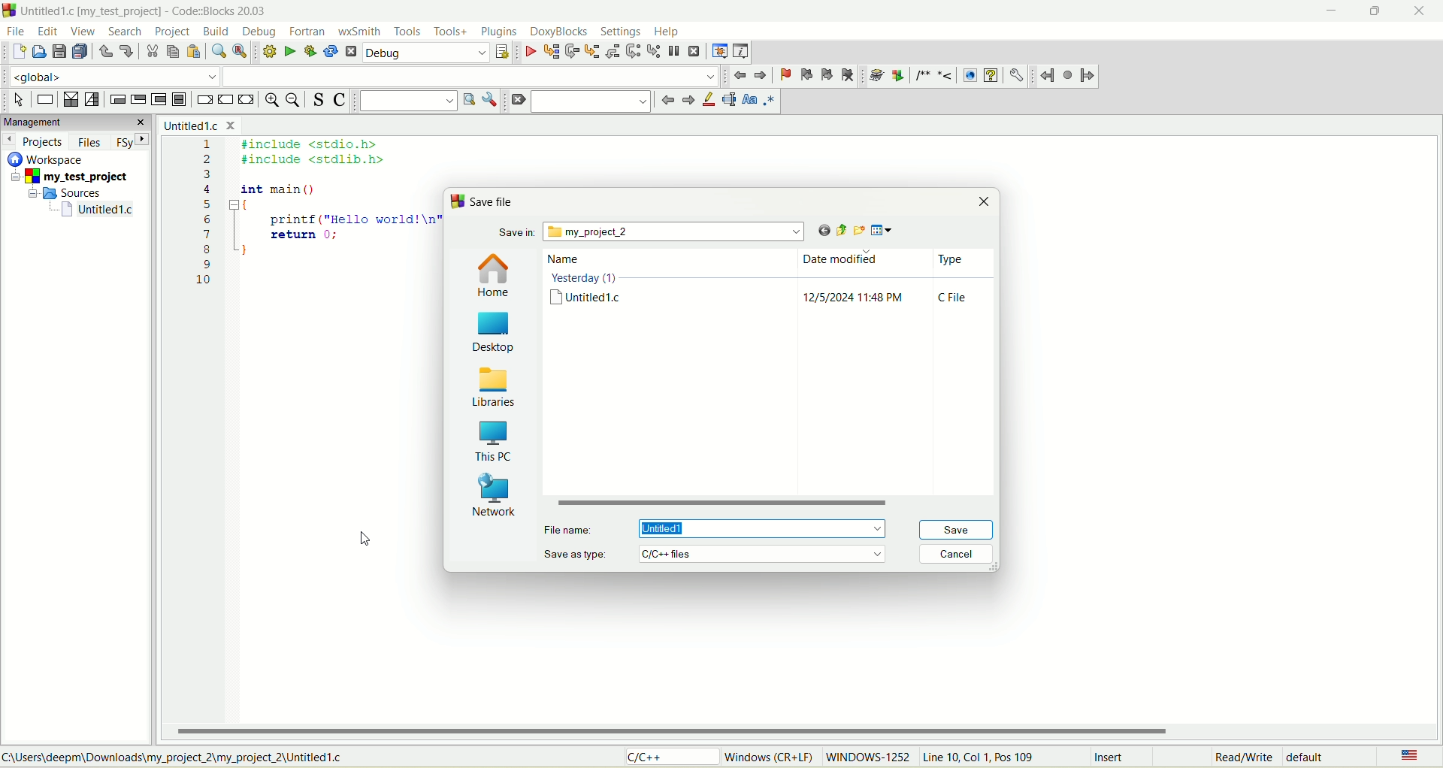  What do you see at coordinates (592, 51) in the screenshot?
I see `step into` at bounding box center [592, 51].